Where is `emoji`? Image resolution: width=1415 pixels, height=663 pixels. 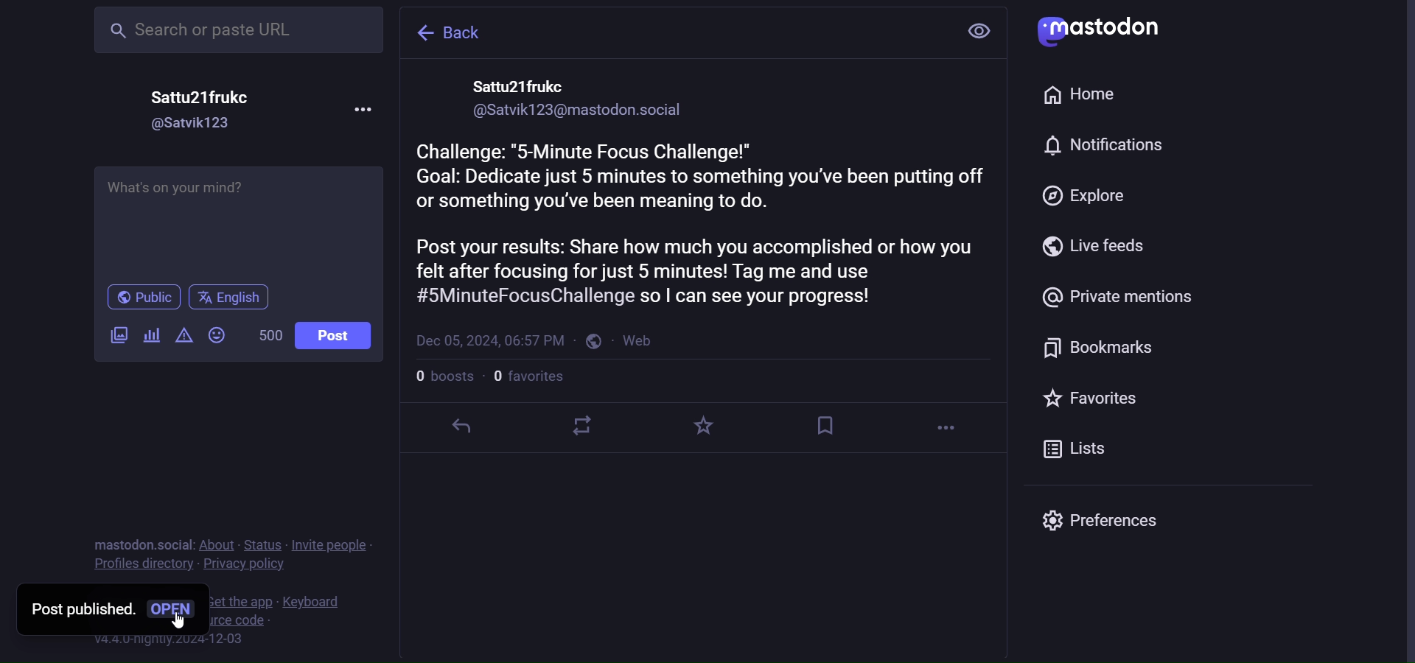
emoji is located at coordinates (217, 336).